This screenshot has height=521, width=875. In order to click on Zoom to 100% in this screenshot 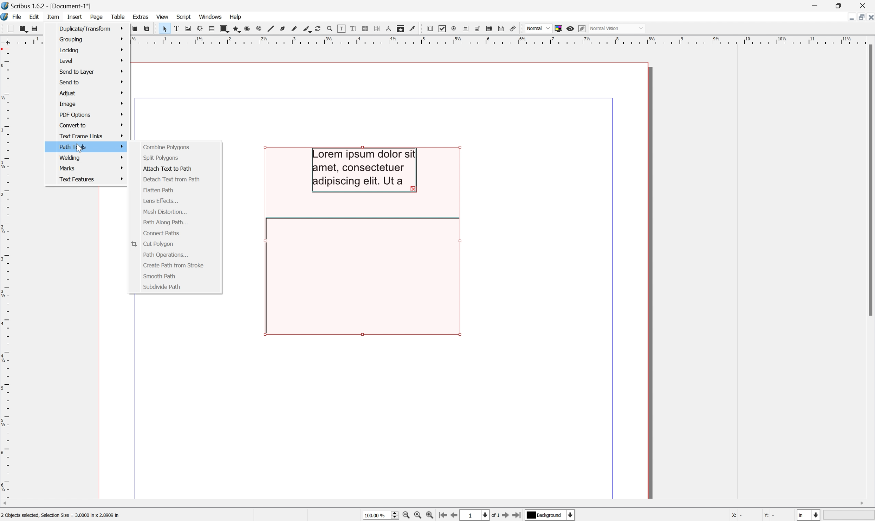, I will do `click(420, 516)`.